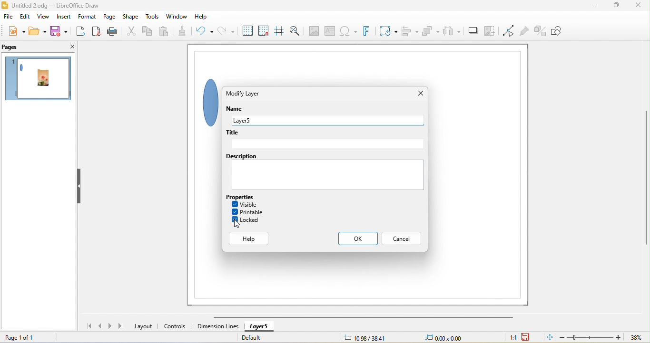 Image resolution: width=650 pixels, height=343 pixels. I want to click on clone formatting, so click(186, 31).